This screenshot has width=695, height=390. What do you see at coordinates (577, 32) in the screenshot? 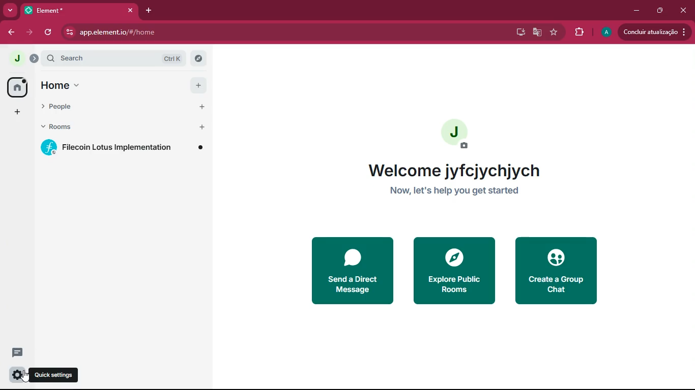
I see `extensions` at bounding box center [577, 32].